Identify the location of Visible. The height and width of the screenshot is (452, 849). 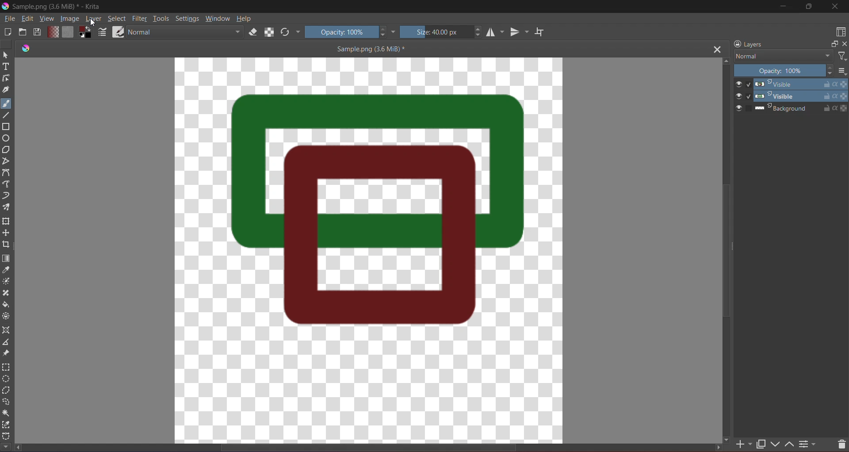
(791, 96).